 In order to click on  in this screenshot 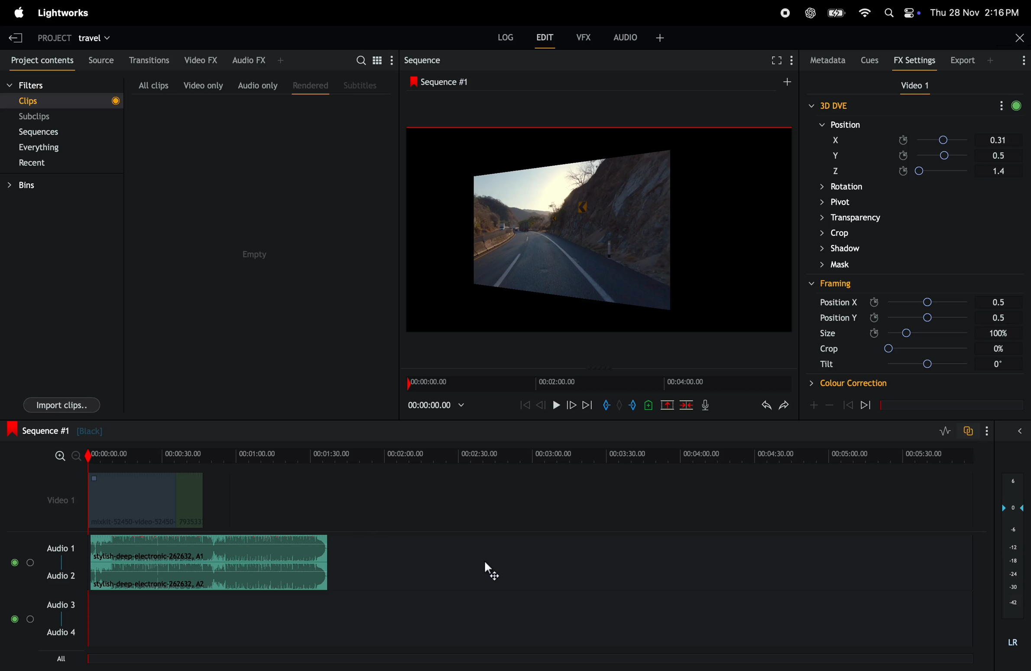, I will do `click(930, 302)`.